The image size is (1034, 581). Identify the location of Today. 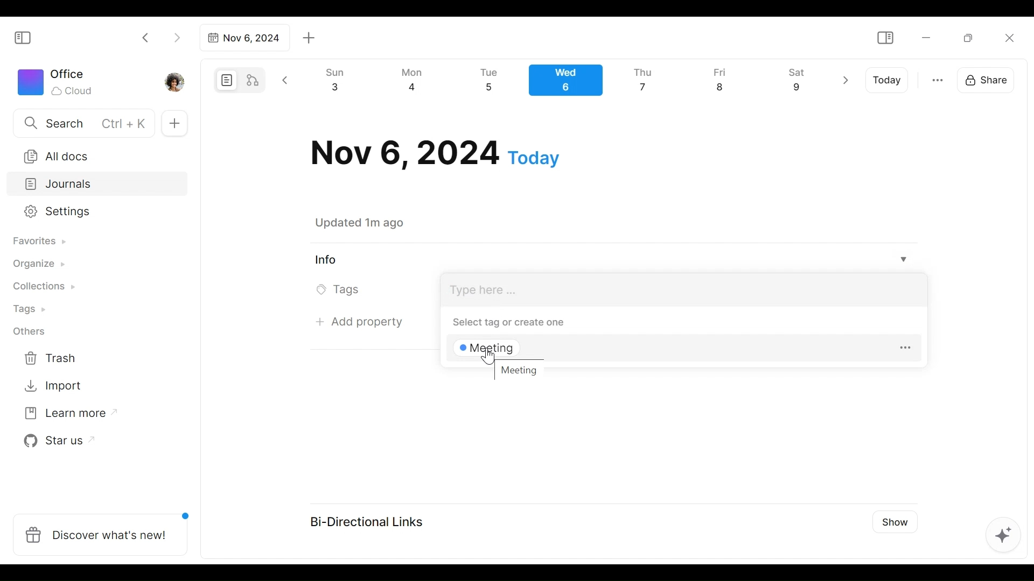
(888, 80).